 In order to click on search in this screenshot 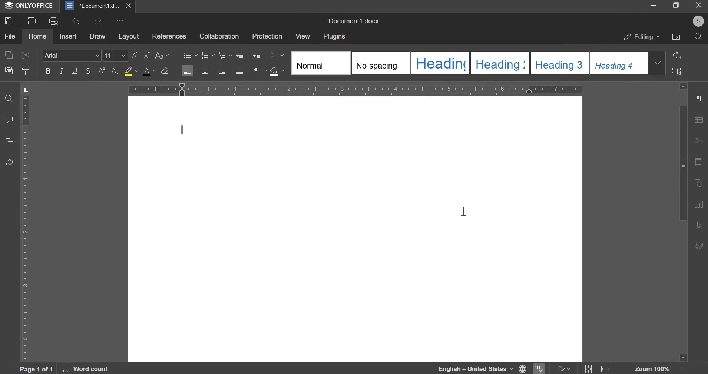, I will do `click(10, 99)`.